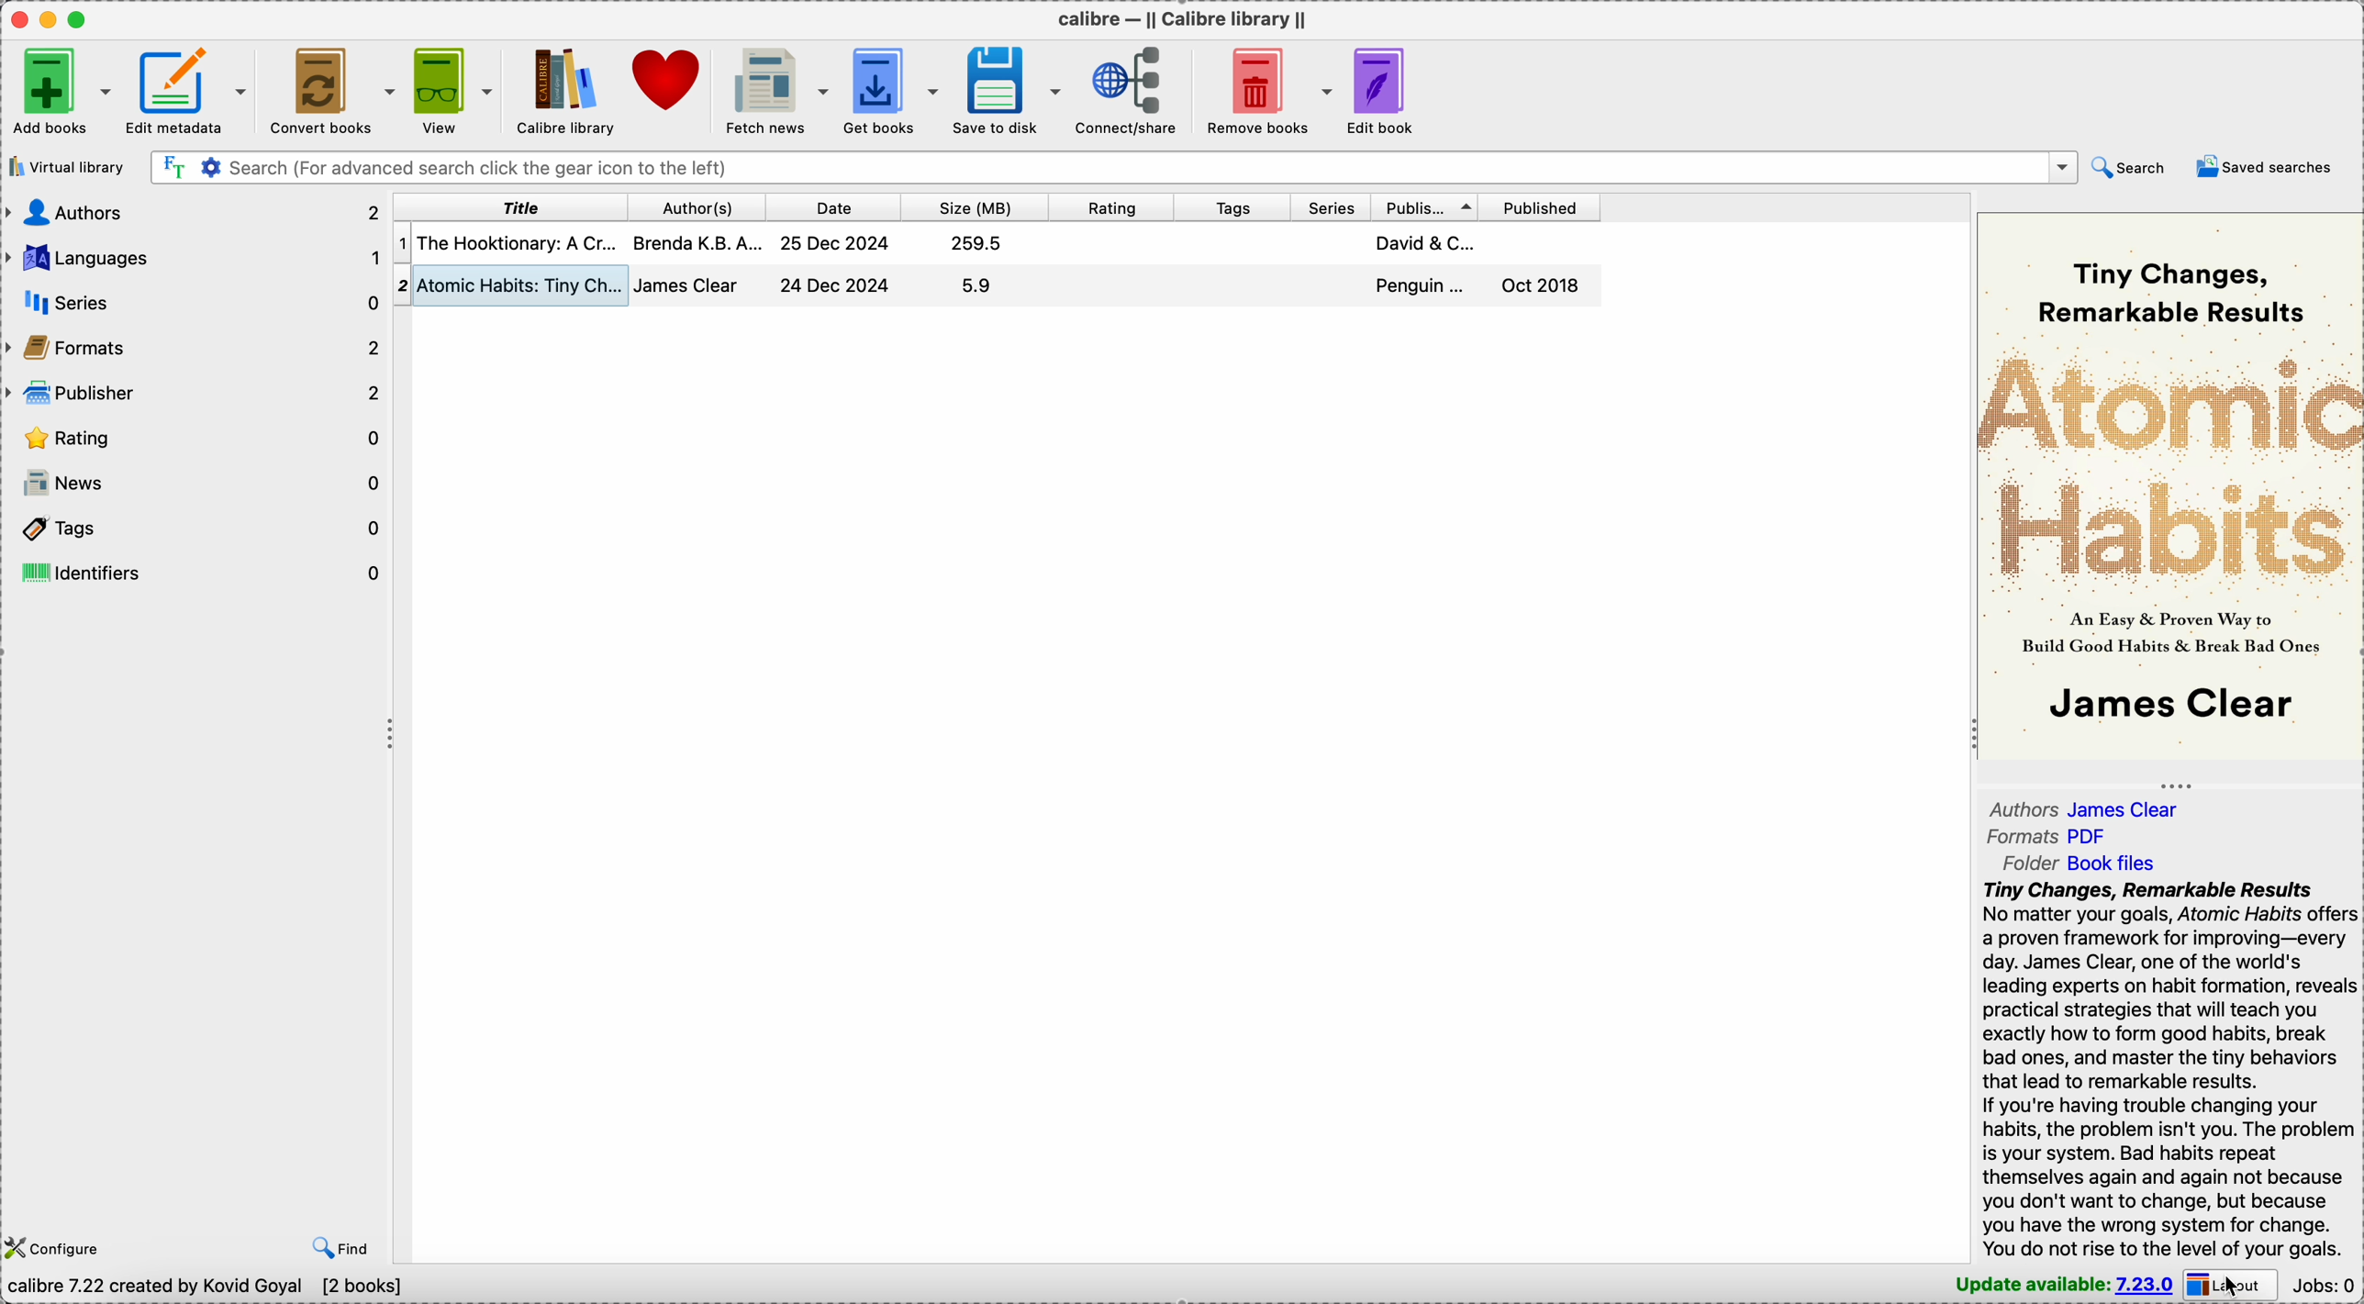 This screenshot has width=2364, height=1304. Describe the element at coordinates (206, 1290) in the screenshot. I see `calibre 7.22 created by Kovid Goyal [2 books]` at that location.